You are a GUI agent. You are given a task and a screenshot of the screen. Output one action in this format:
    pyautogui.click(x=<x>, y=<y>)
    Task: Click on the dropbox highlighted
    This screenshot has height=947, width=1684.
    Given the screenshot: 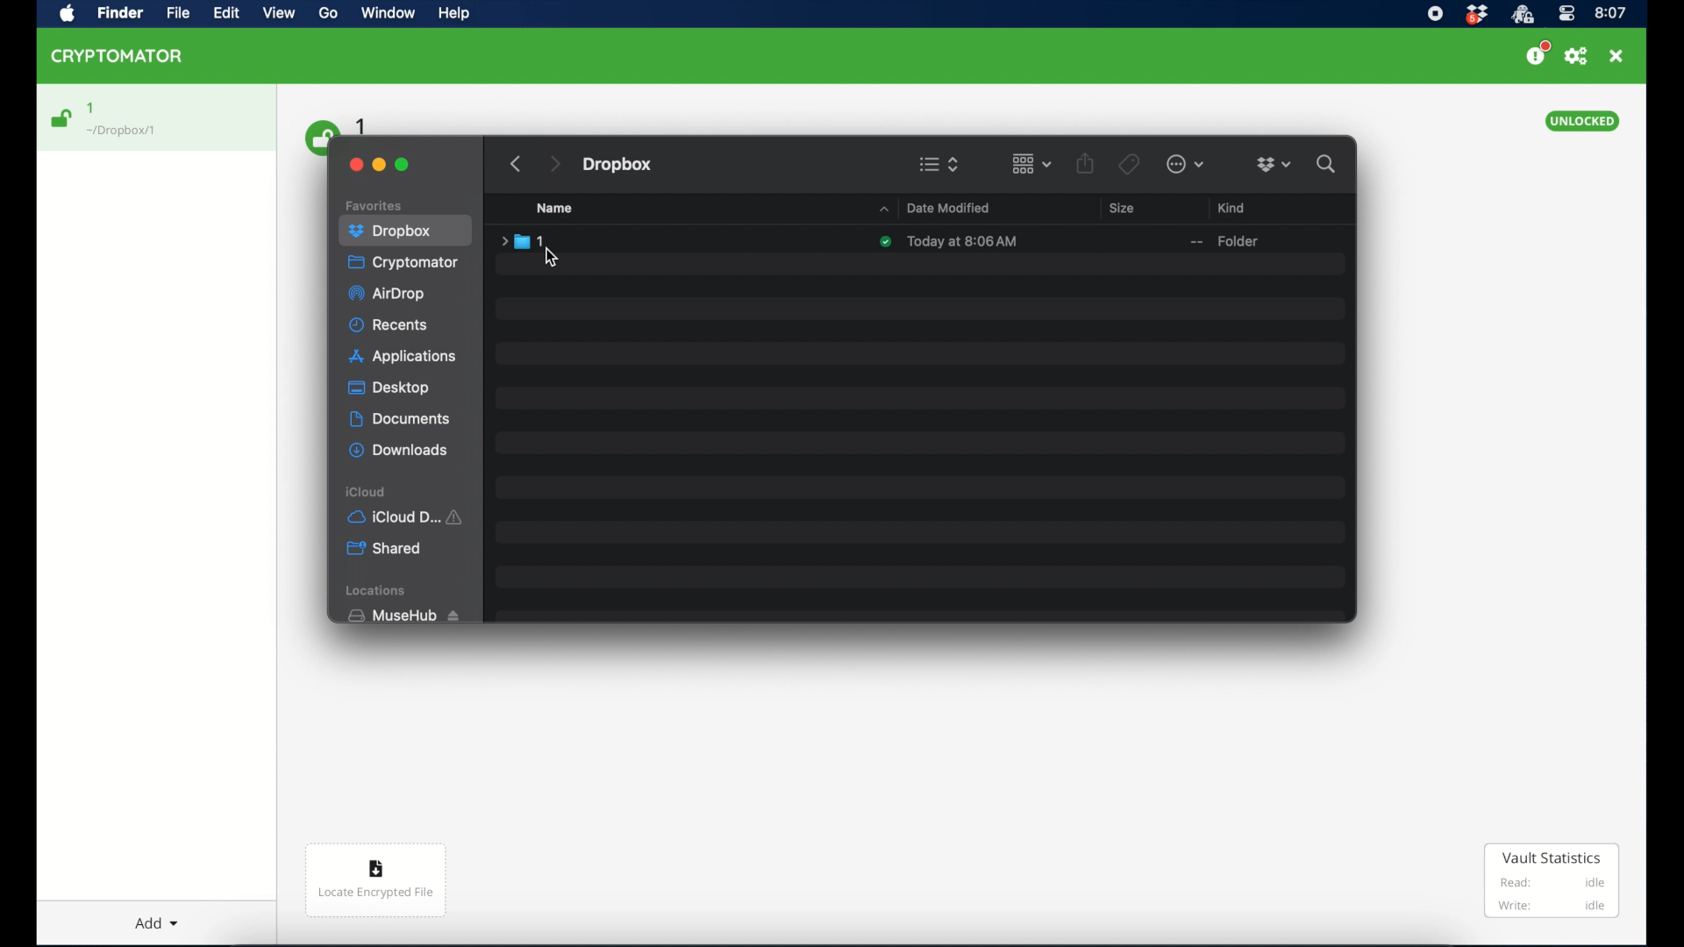 What is the action you would take?
    pyautogui.click(x=396, y=231)
    